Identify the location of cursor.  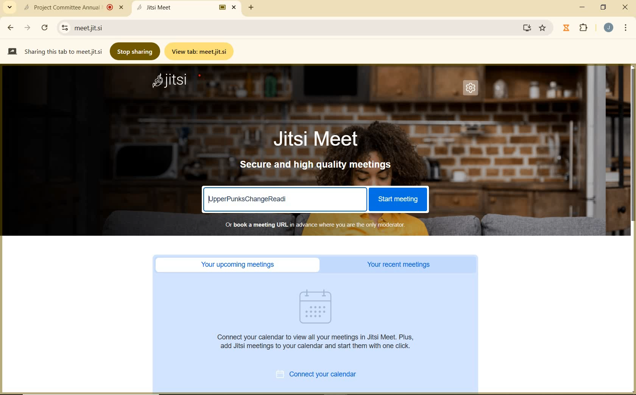
(394, 294).